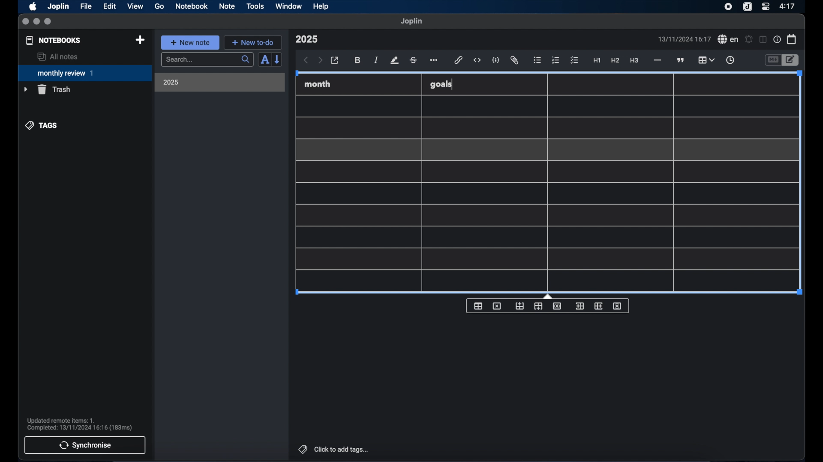 The height and width of the screenshot is (462, 823). I want to click on view, so click(135, 6).